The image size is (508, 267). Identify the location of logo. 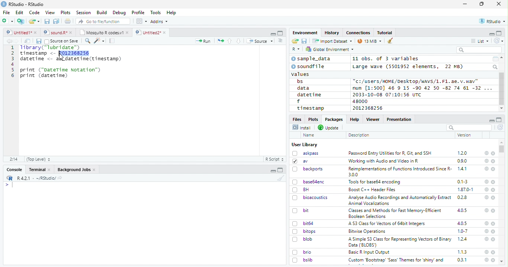
(4, 4).